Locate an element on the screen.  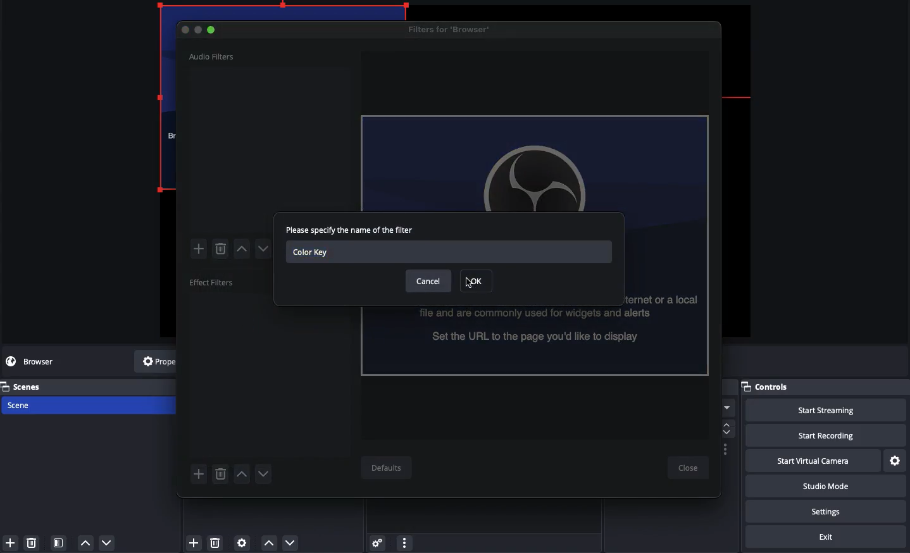
Scene is located at coordinates (26, 404).